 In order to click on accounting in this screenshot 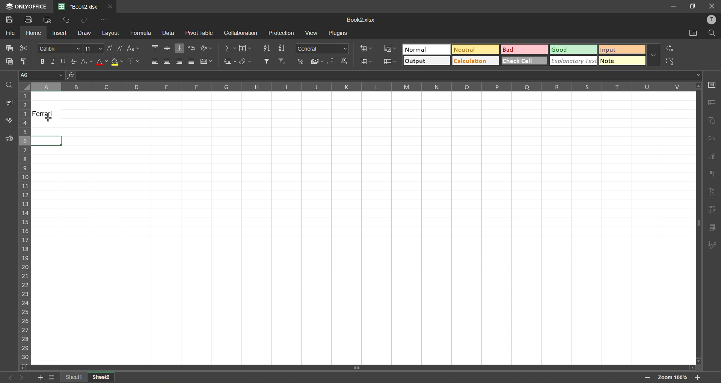, I will do `click(316, 60)`.